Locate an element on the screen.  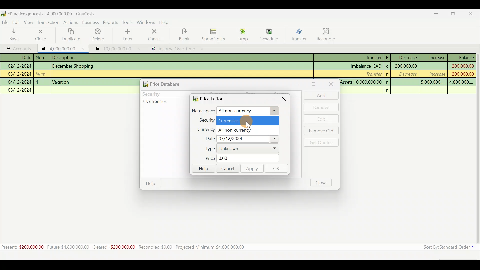
Schedule is located at coordinates (269, 35).